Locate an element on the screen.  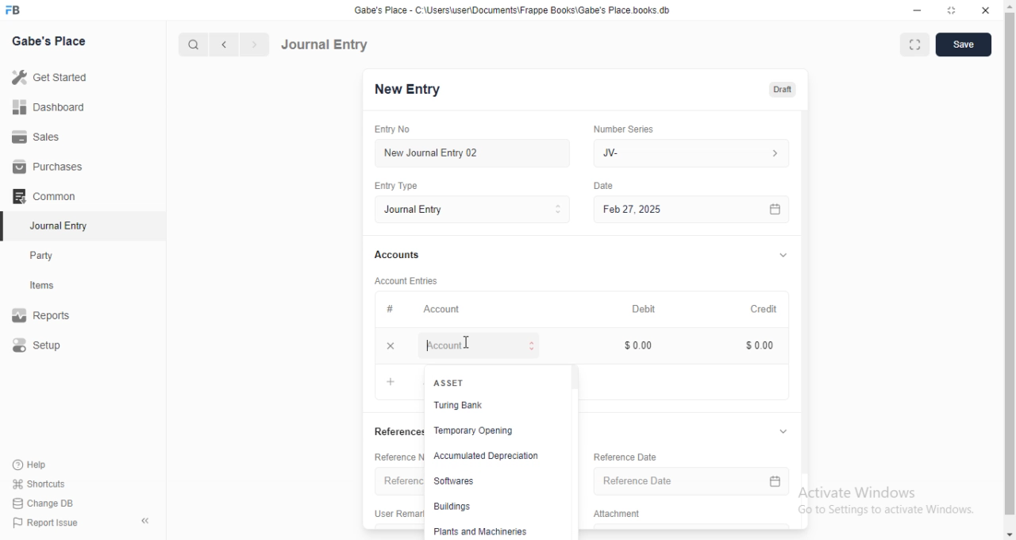
Date is located at coordinates (613, 184).